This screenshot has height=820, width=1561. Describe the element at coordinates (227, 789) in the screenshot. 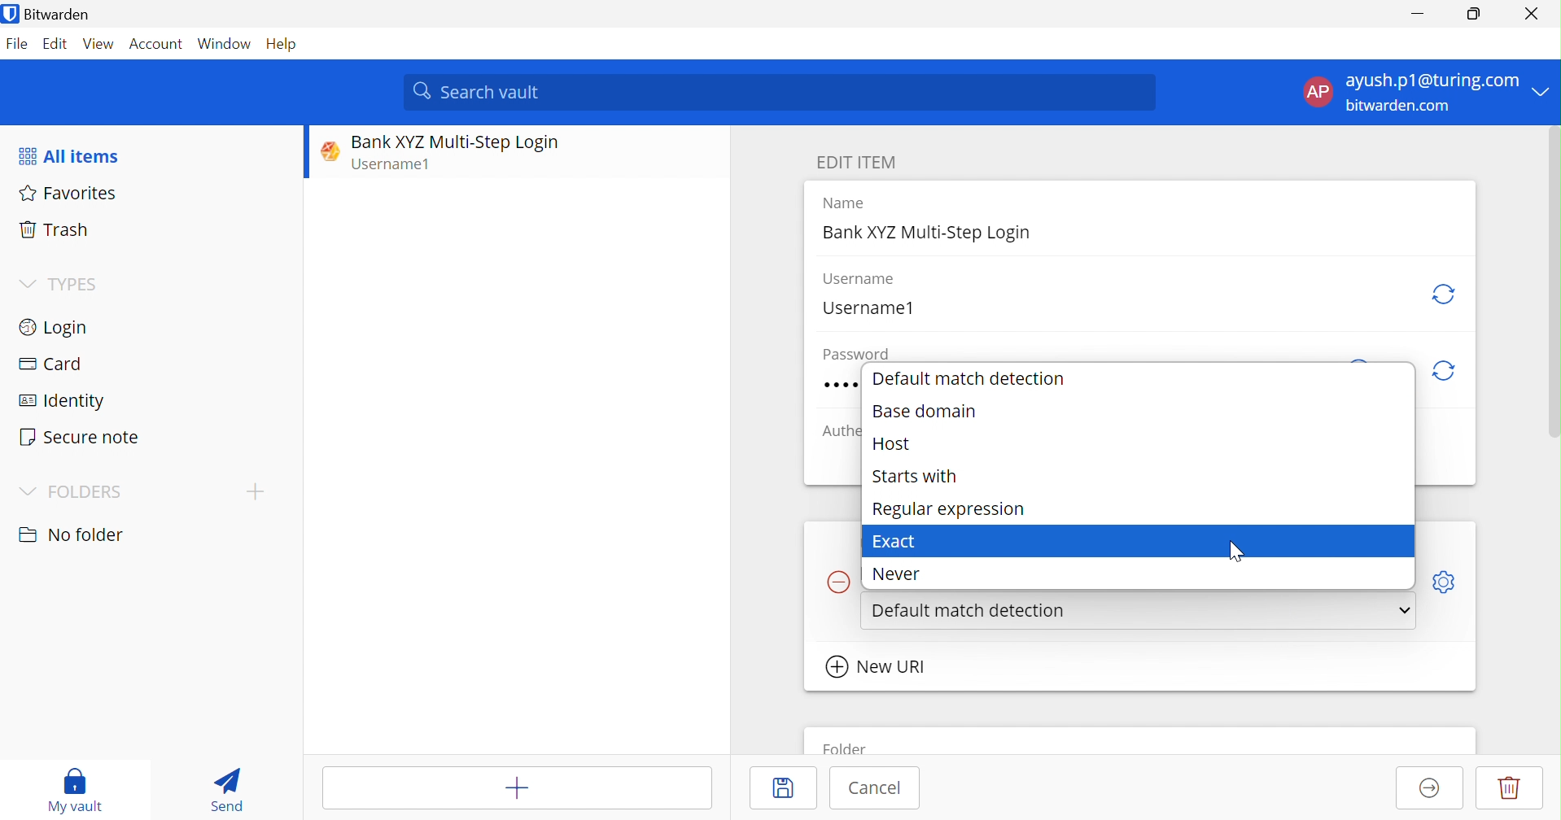

I see `Send` at that location.